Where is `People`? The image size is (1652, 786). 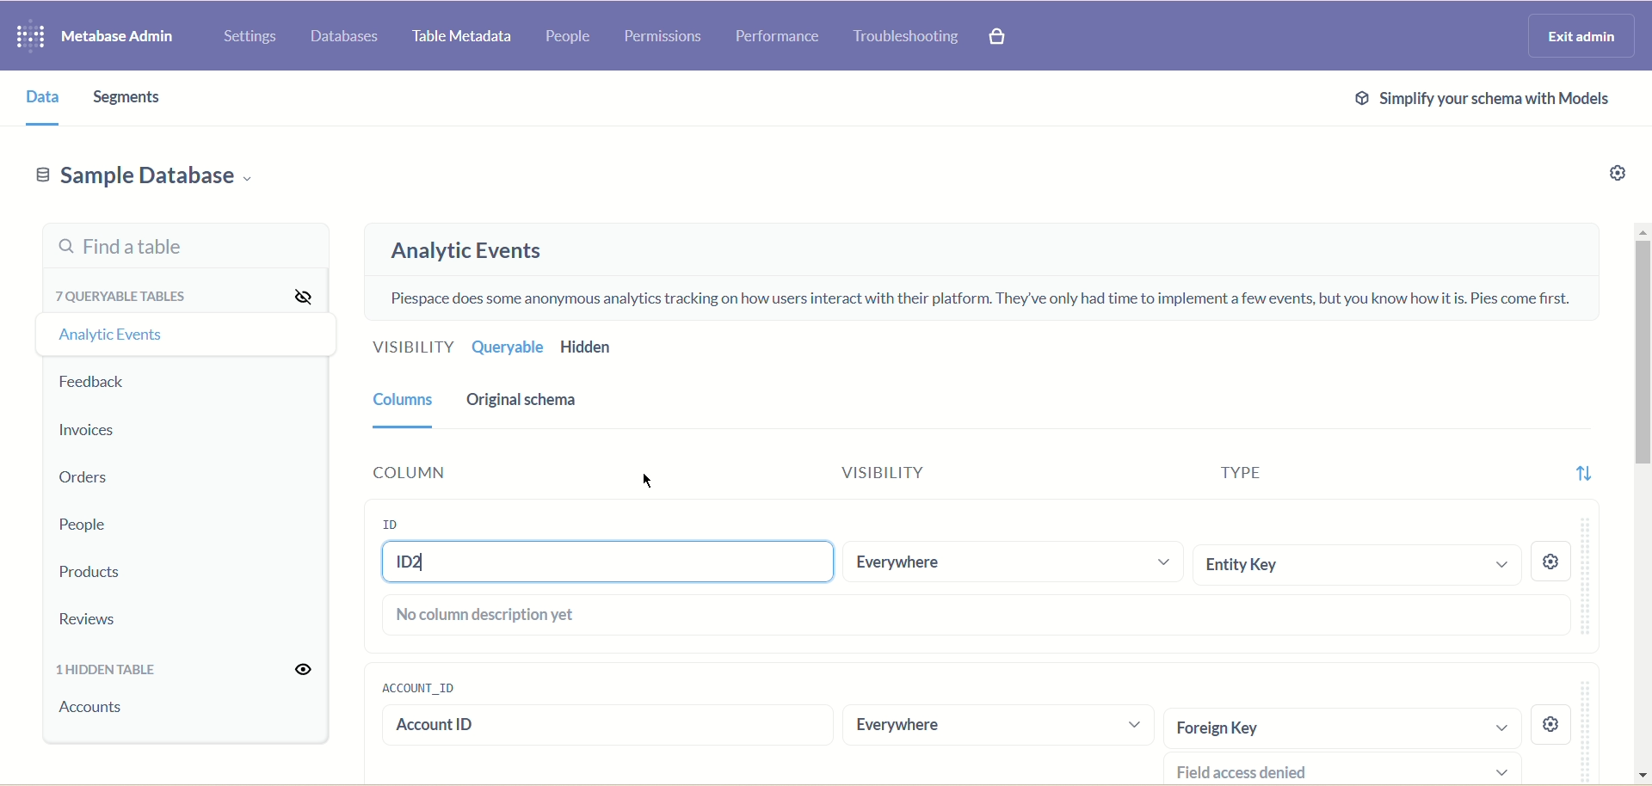 People is located at coordinates (569, 33).